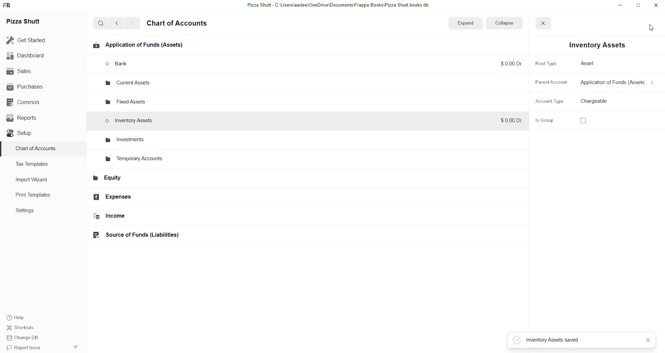 Image resolution: width=665 pixels, height=353 pixels. What do you see at coordinates (545, 102) in the screenshot?
I see `Account Type` at bounding box center [545, 102].